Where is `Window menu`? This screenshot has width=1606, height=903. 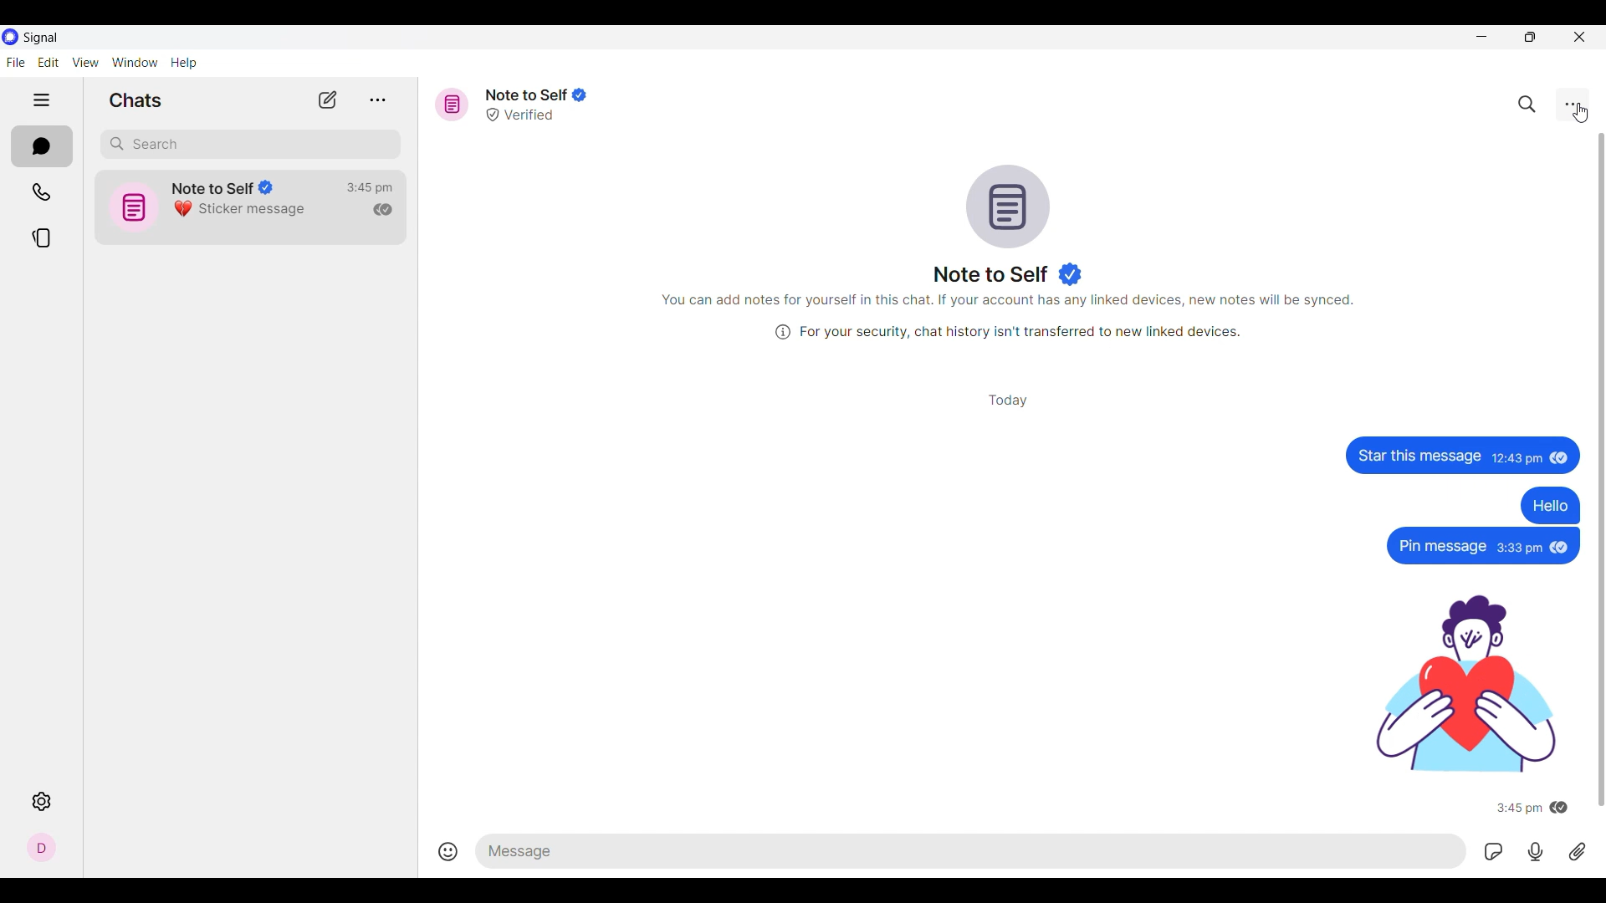 Window menu is located at coordinates (135, 63).